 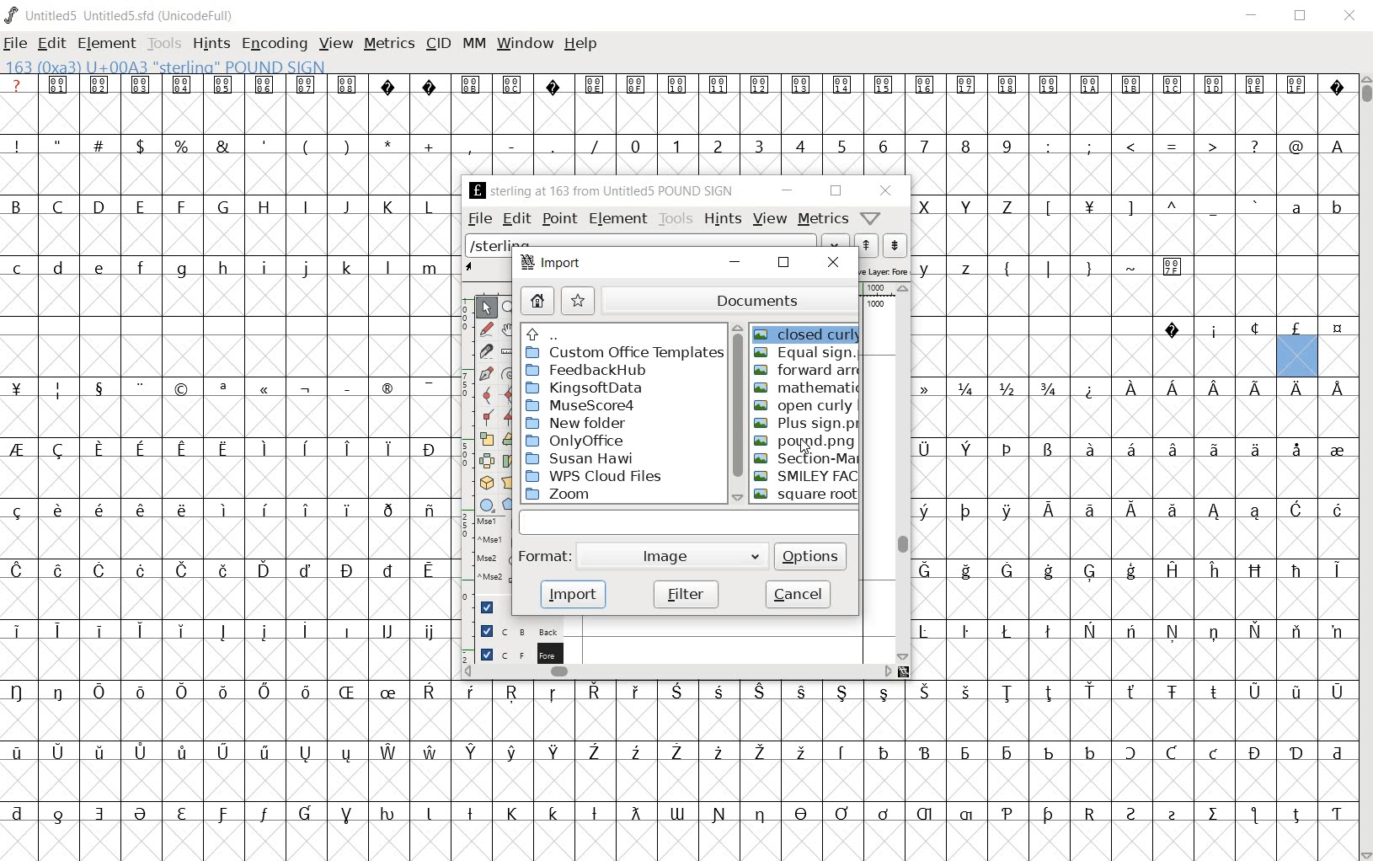 I want to click on Symbol, so click(x=510, y=753).